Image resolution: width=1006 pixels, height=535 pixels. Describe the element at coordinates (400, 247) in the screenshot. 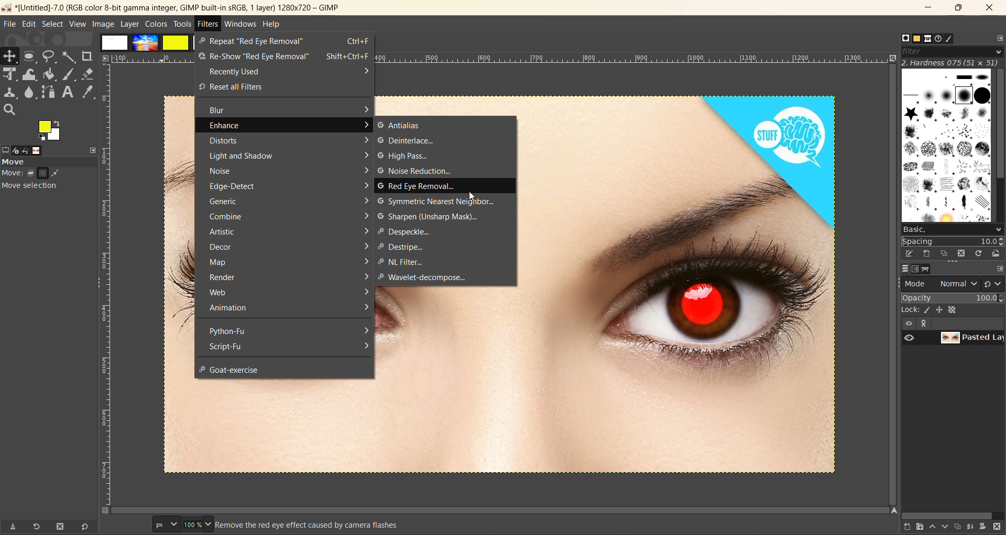

I see `destripe` at that location.